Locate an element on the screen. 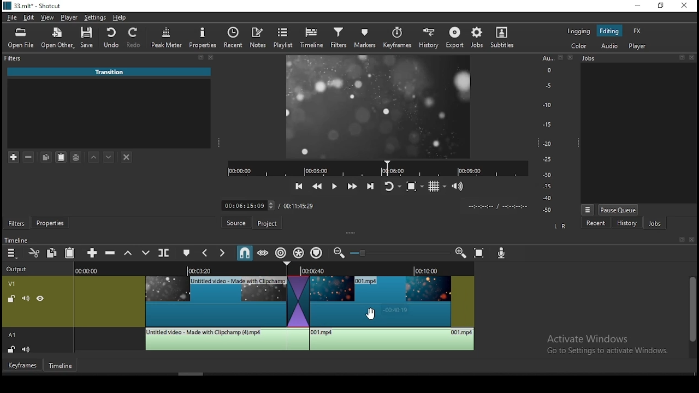 The height and width of the screenshot is (393, 699). menu is located at coordinates (13, 254).